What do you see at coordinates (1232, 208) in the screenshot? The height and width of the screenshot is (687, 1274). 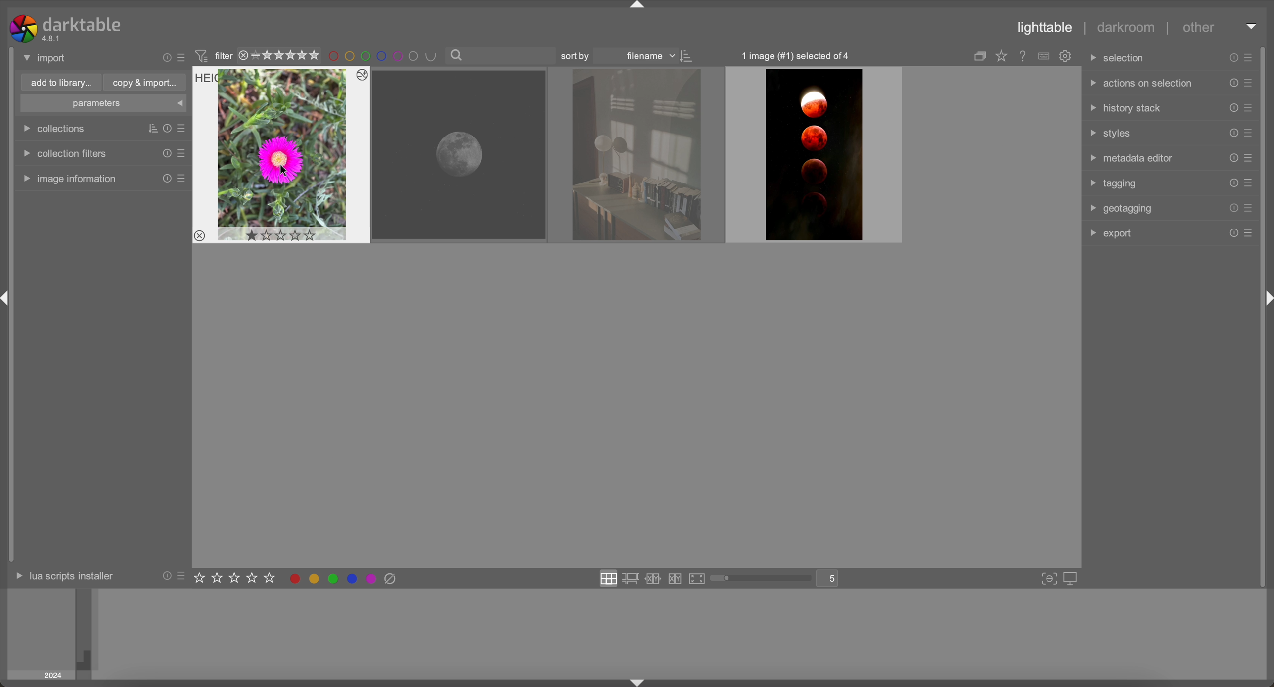 I see `reset presets` at bounding box center [1232, 208].